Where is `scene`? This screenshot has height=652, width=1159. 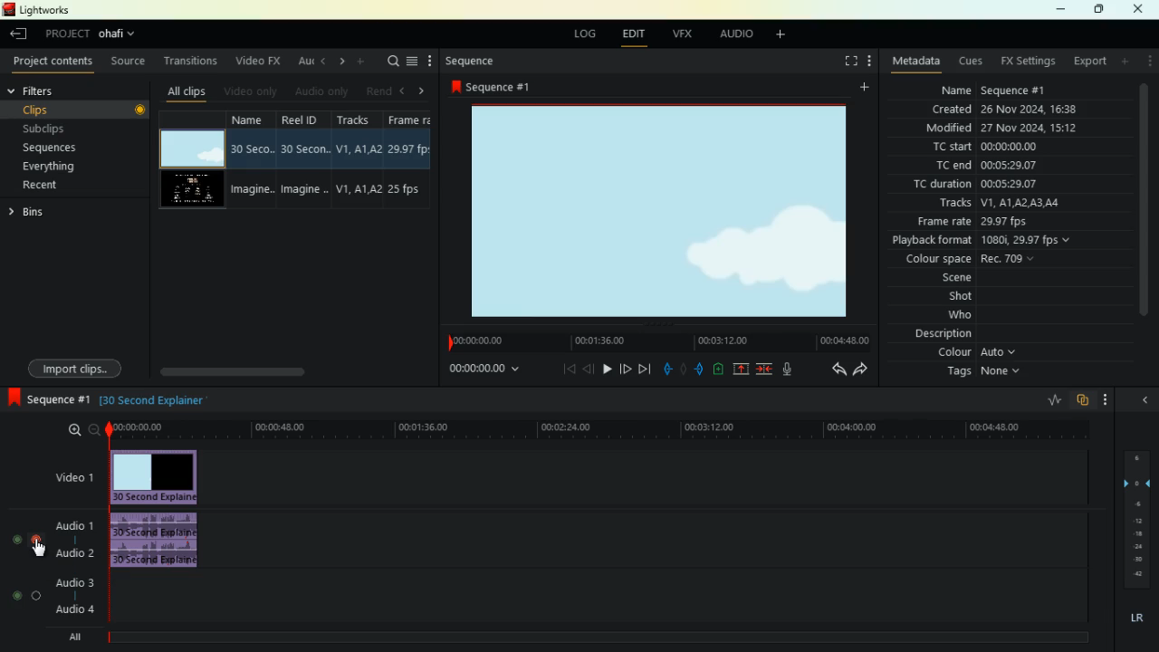 scene is located at coordinates (960, 278).